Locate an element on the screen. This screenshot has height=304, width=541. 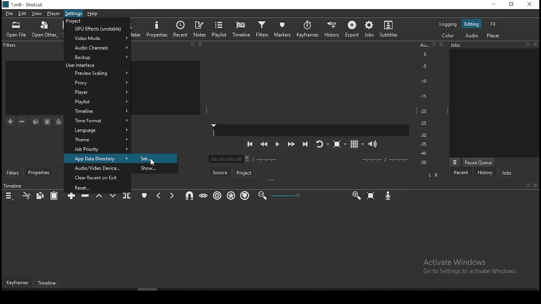
ripple delete is located at coordinates (85, 196).